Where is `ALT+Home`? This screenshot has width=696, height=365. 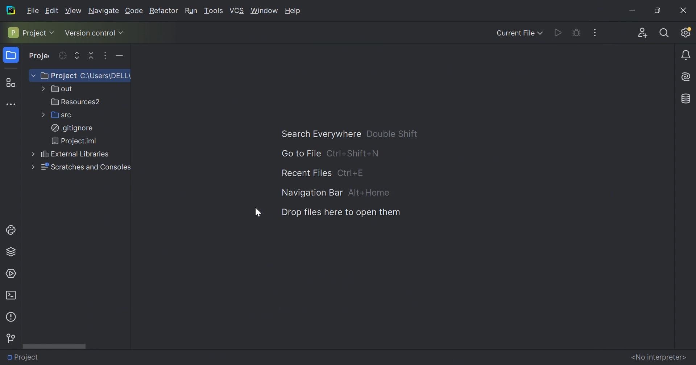
ALT+Home is located at coordinates (368, 192).